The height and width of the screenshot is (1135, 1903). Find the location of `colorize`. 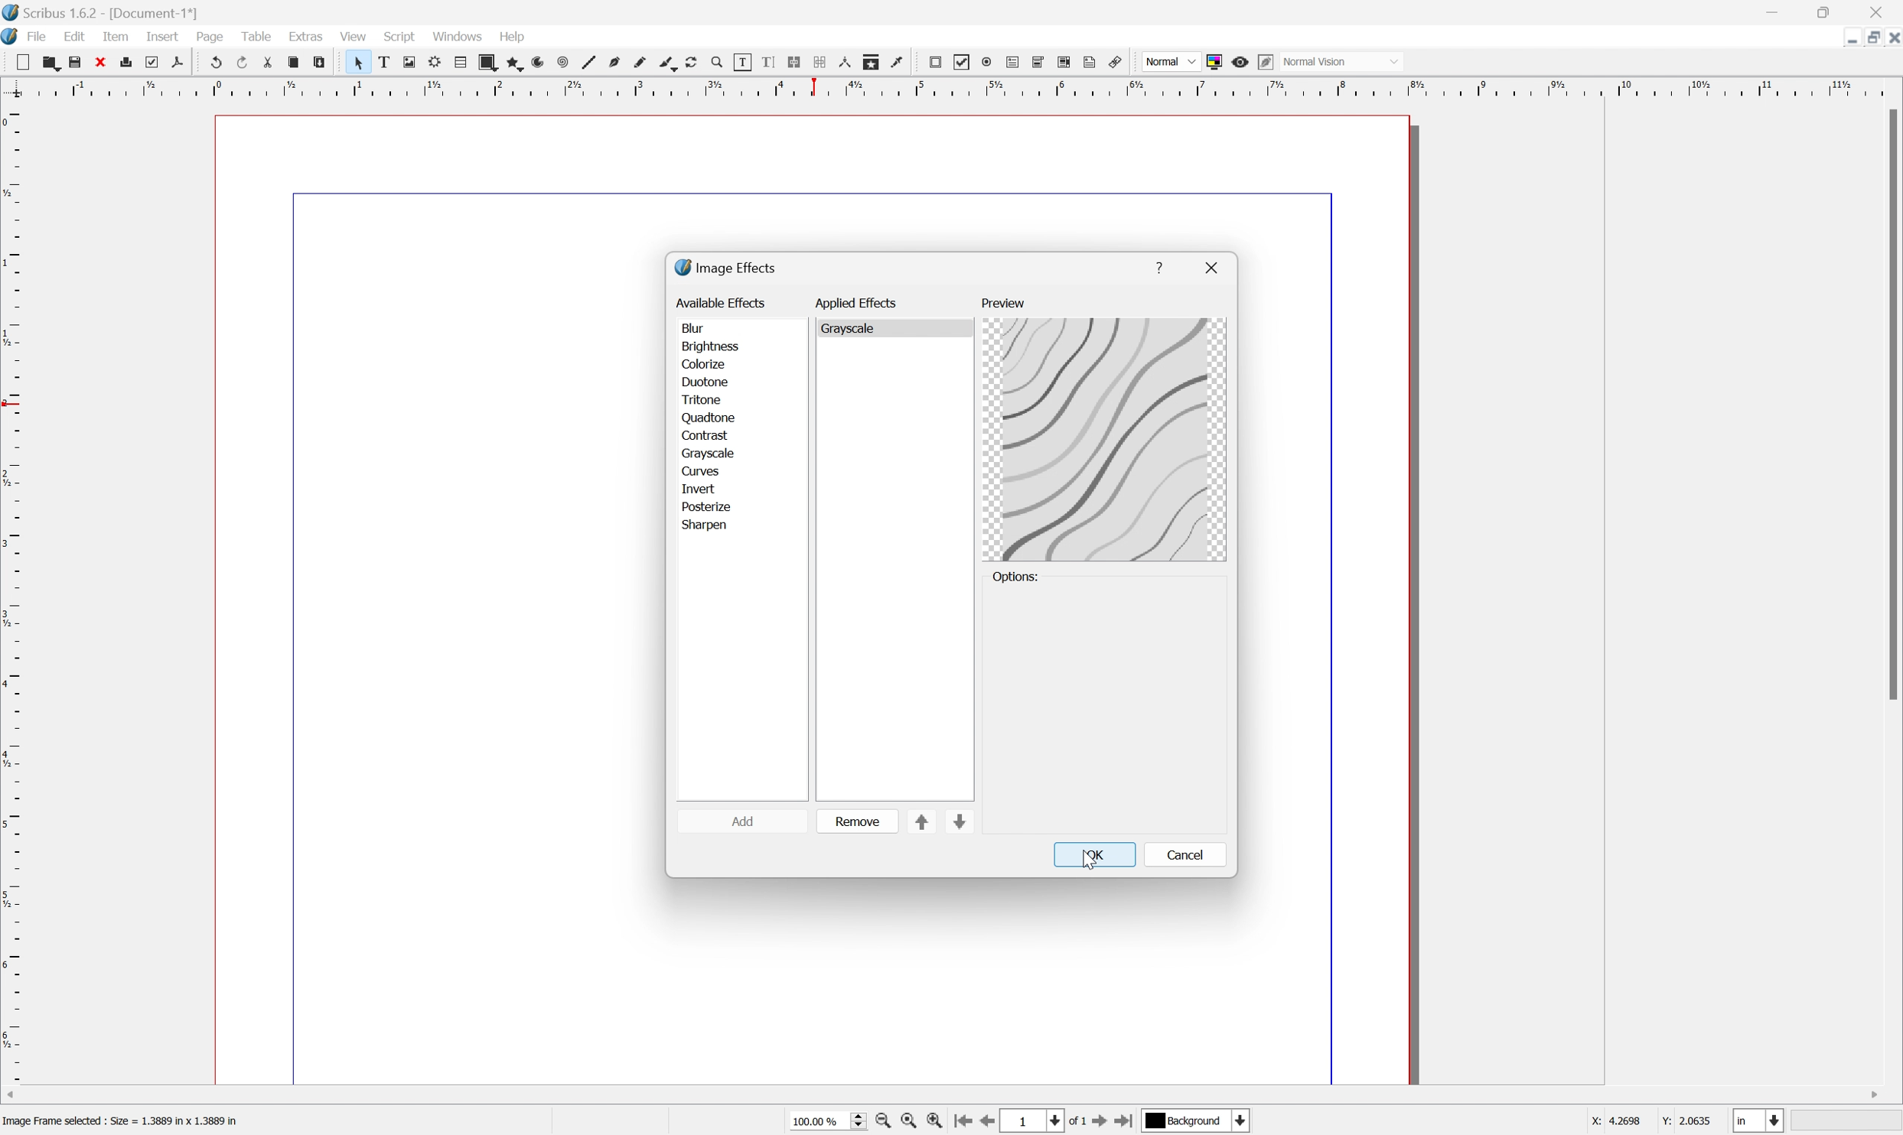

colorize is located at coordinates (702, 365).